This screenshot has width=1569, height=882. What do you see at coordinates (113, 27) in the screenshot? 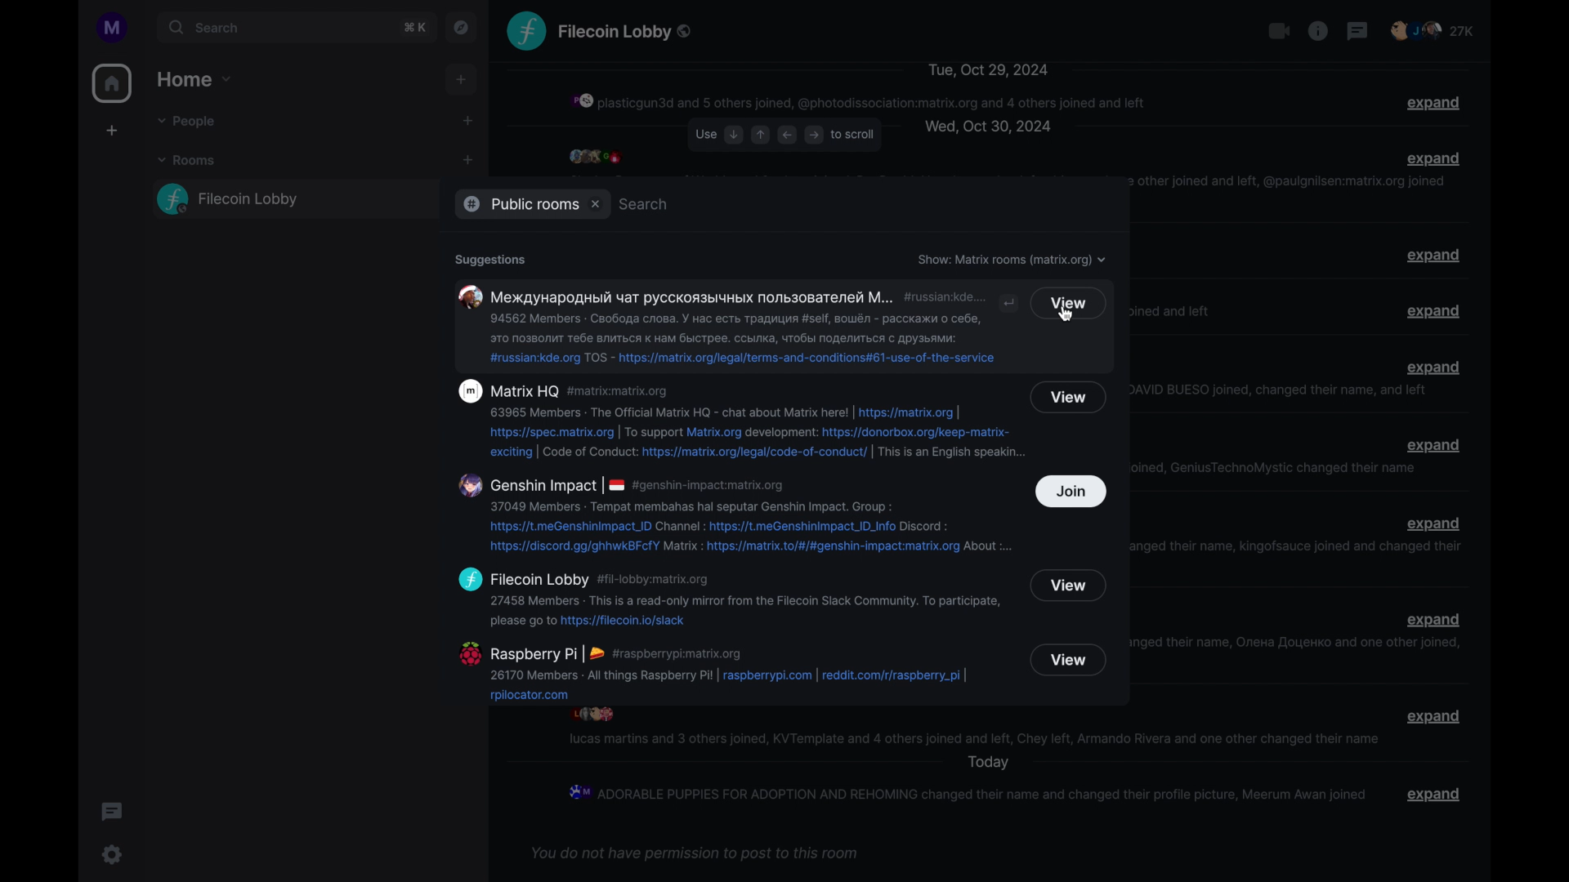
I see `account name` at bounding box center [113, 27].